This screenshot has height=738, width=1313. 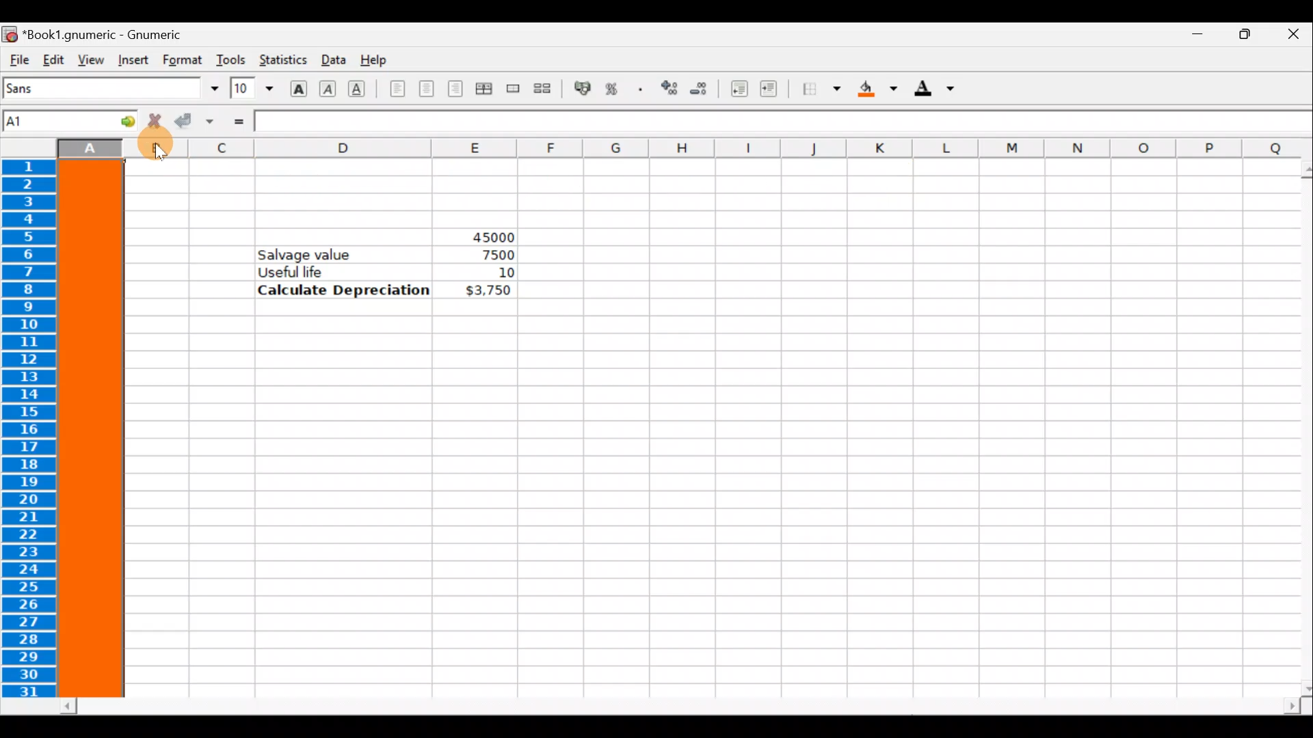 I want to click on File, so click(x=18, y=60).